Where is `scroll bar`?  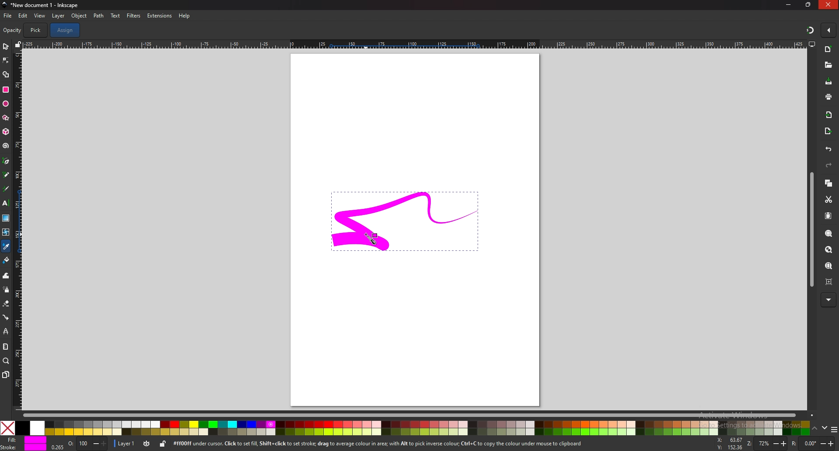
scroll bar is located at coordinates (418, 415).